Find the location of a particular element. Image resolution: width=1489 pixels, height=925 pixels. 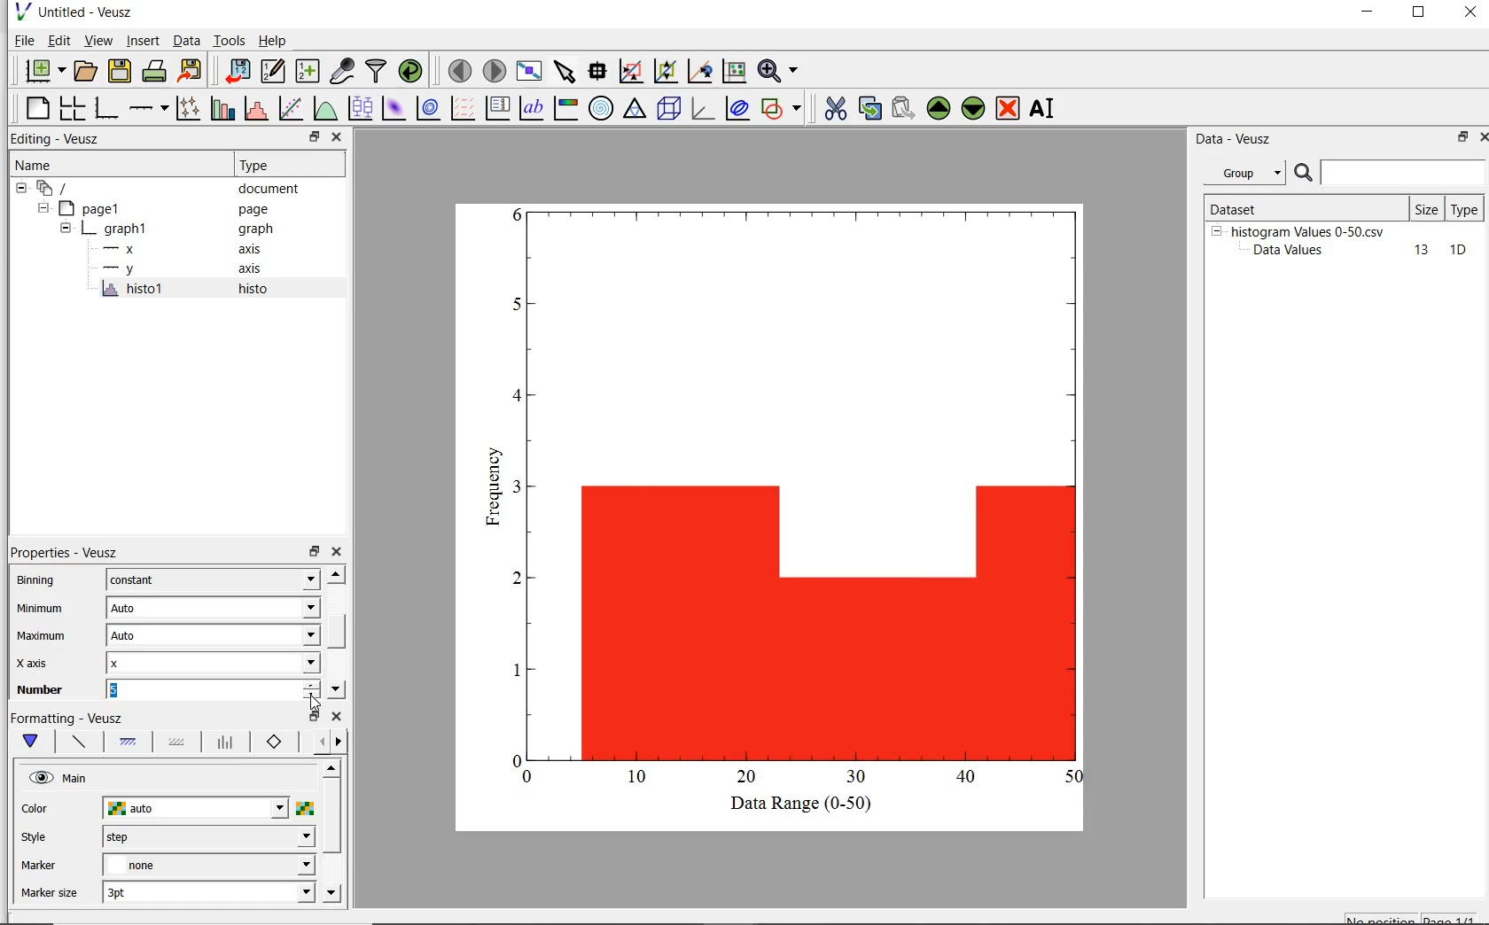

tools  is located at coordinates (230, 40).